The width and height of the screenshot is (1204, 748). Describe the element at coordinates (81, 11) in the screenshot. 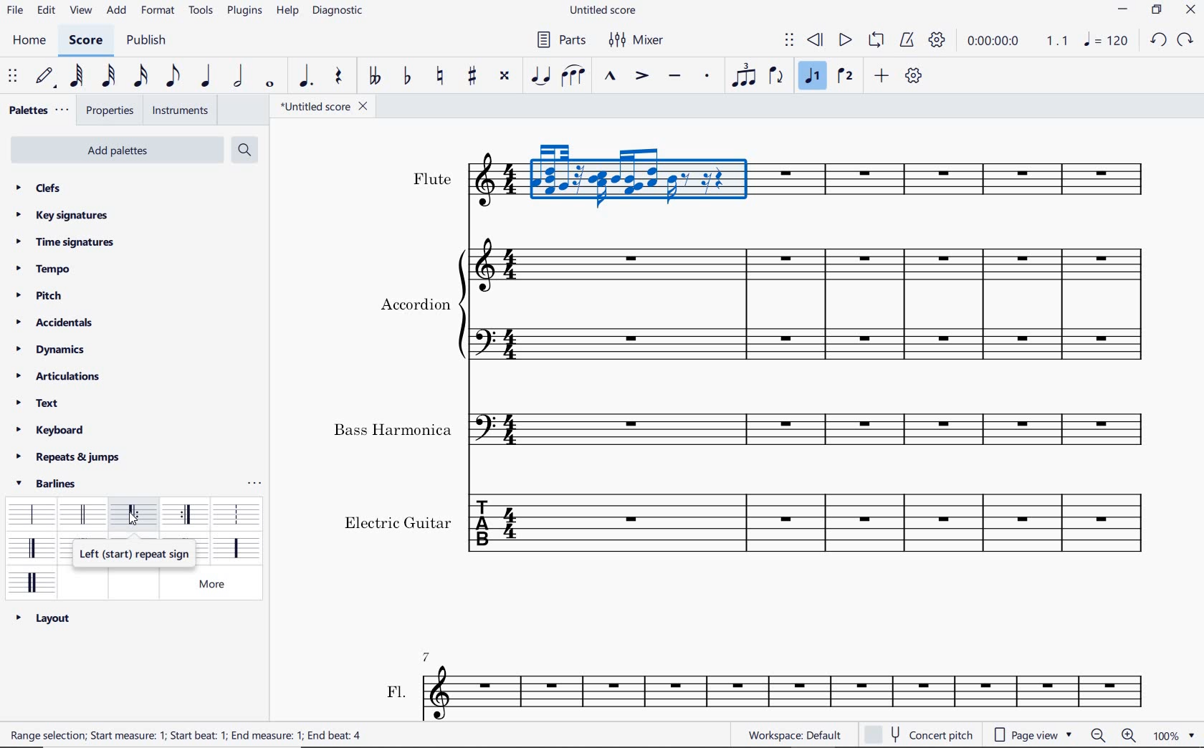

I see `view` at that location.